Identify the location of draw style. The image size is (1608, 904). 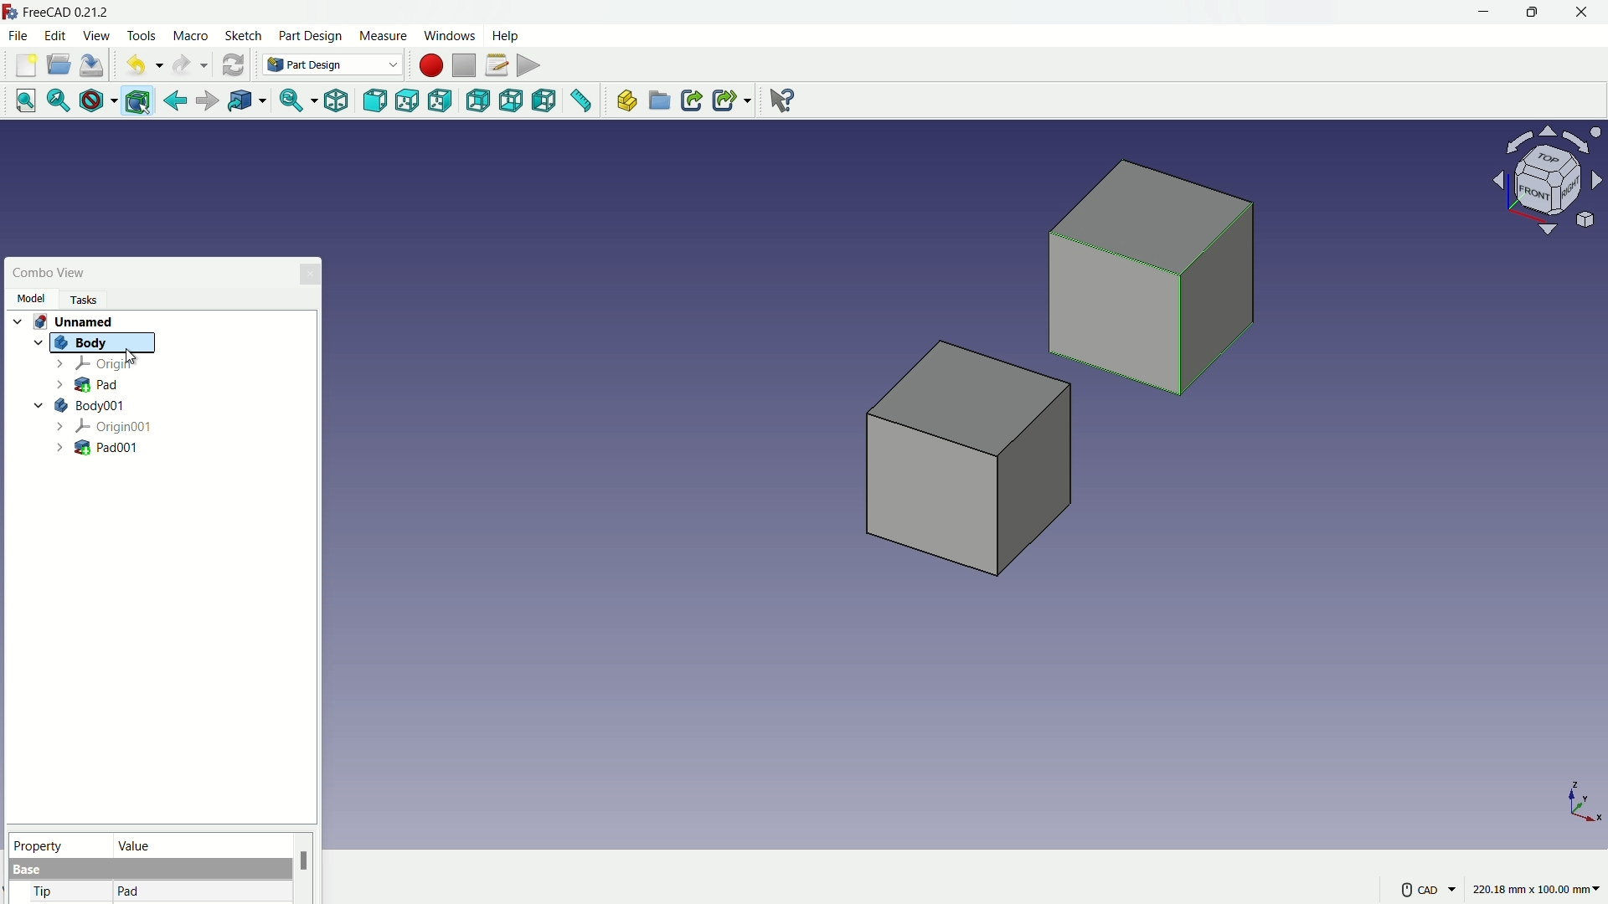
(95, 101).